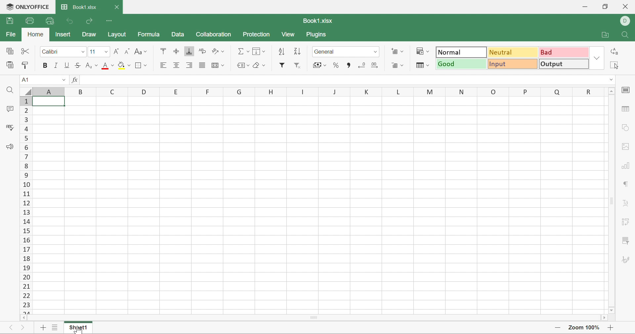 The image size is (635, 334). What do you see at coordinates (71, 22) in the screenshot?
I see `Undo` at bounding box center [71, 22].